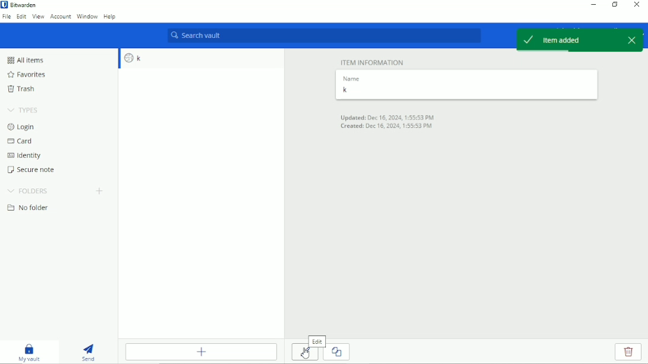 Image resolution: width=648 pixels, height=364 pixels. I want to click on View, so click(38, 18).